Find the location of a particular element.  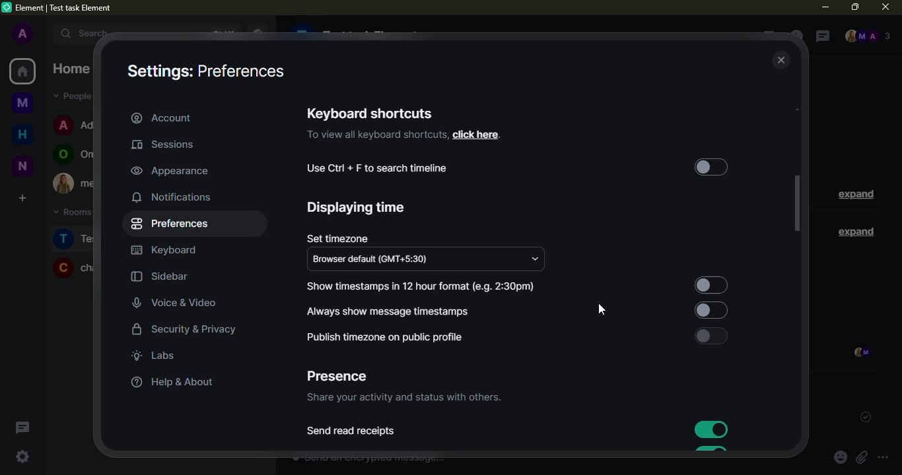

threads is located at coordinates (21, 427).